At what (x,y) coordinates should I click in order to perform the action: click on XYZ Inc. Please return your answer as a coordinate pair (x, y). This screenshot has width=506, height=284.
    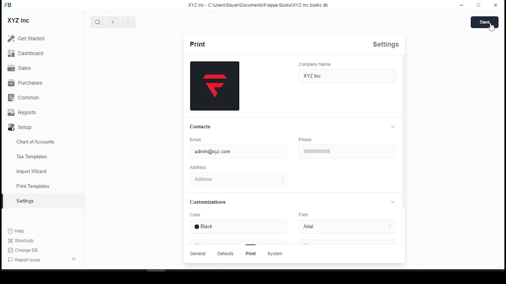
    Looking at the image, I should click on (19, 21).